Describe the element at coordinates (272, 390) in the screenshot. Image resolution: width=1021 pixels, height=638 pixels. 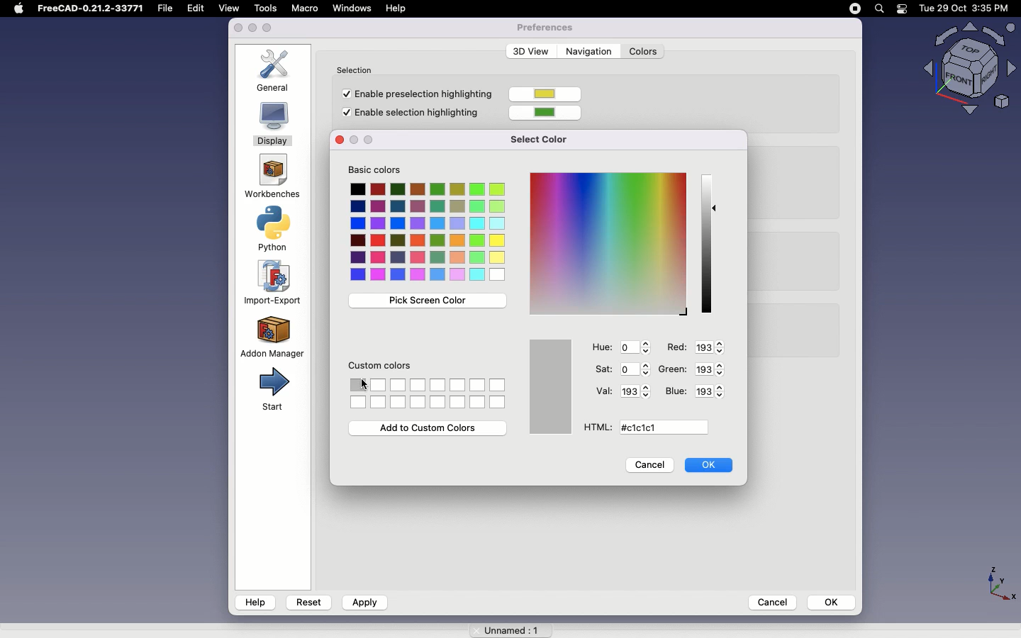
I see `Start` at that location.